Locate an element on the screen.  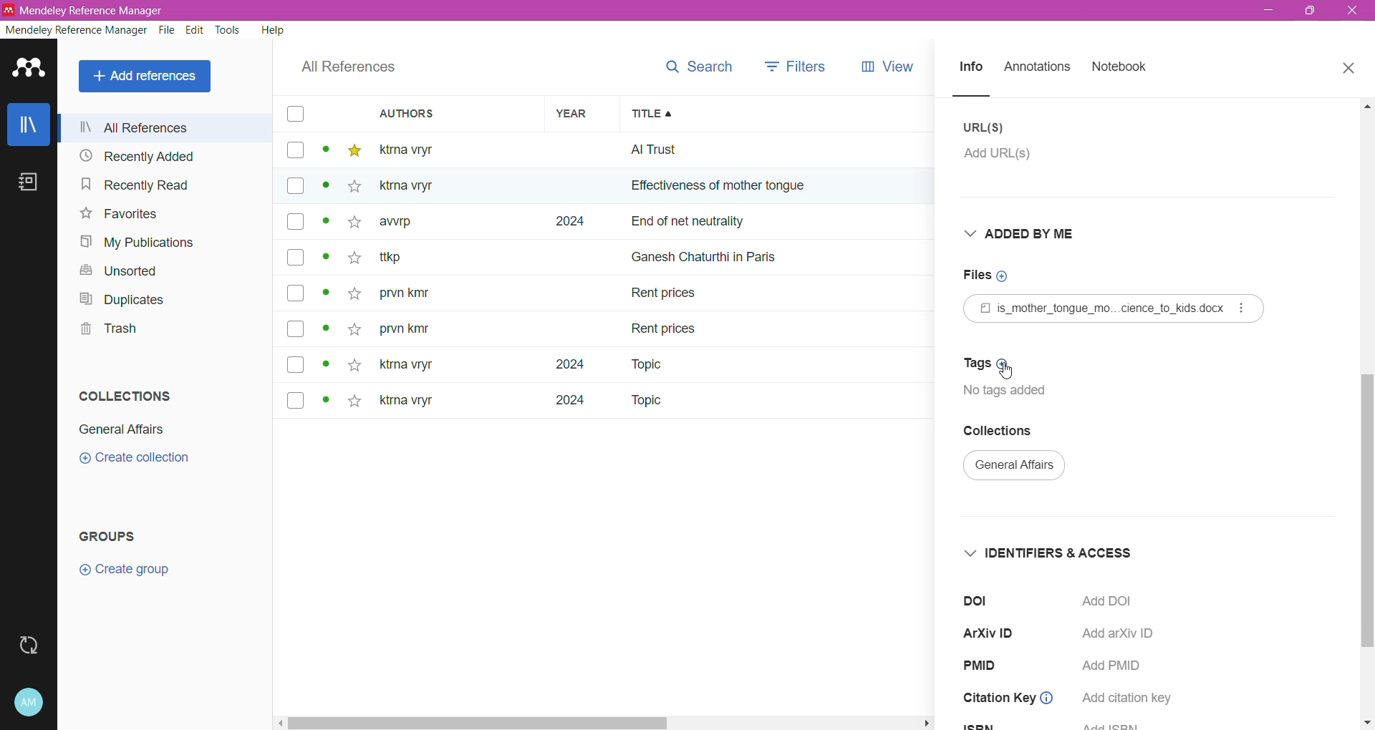
star is located at coordinates (352, 261).